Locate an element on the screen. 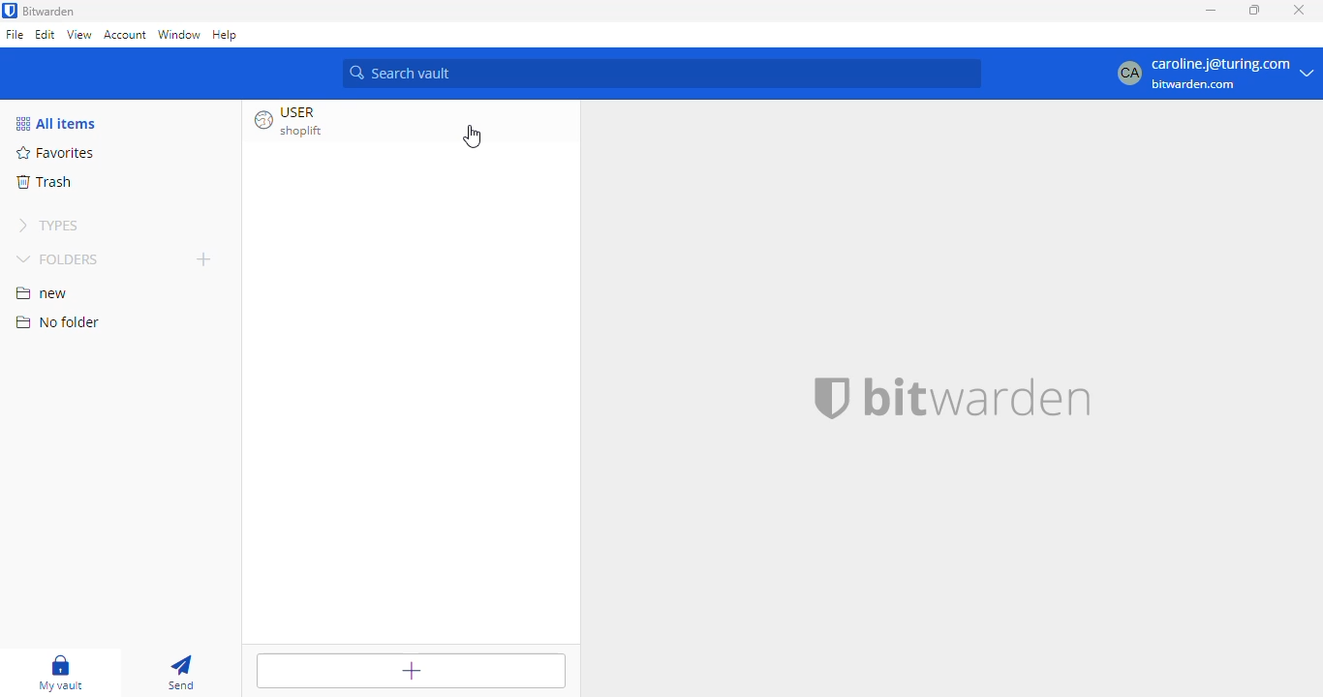  new is located at coordinates (43, 293).